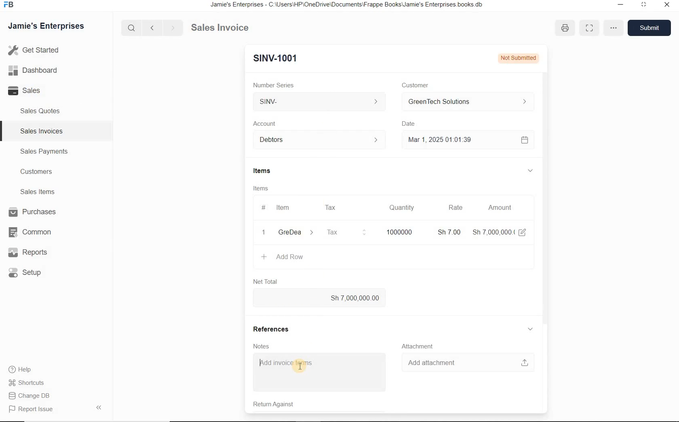  What do you see at coordinates (466, 361) in the screenshot?
I see `‘Add attachment` at bounding box center [466, 361].